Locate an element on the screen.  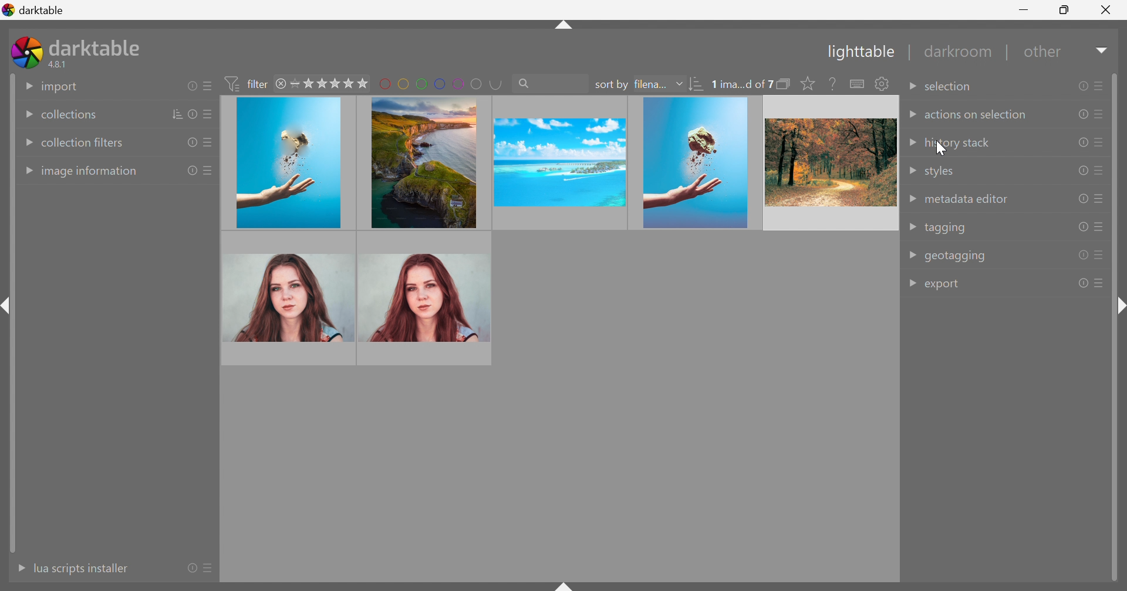
Drop Down is located at coordinates (913, 199).